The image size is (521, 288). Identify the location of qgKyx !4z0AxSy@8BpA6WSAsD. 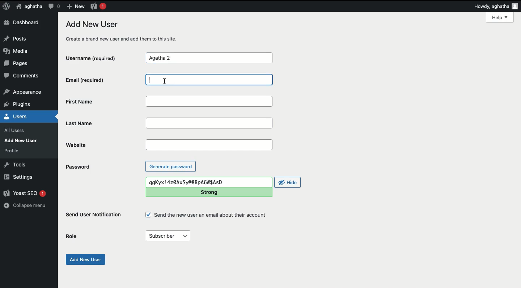
(209, 182).